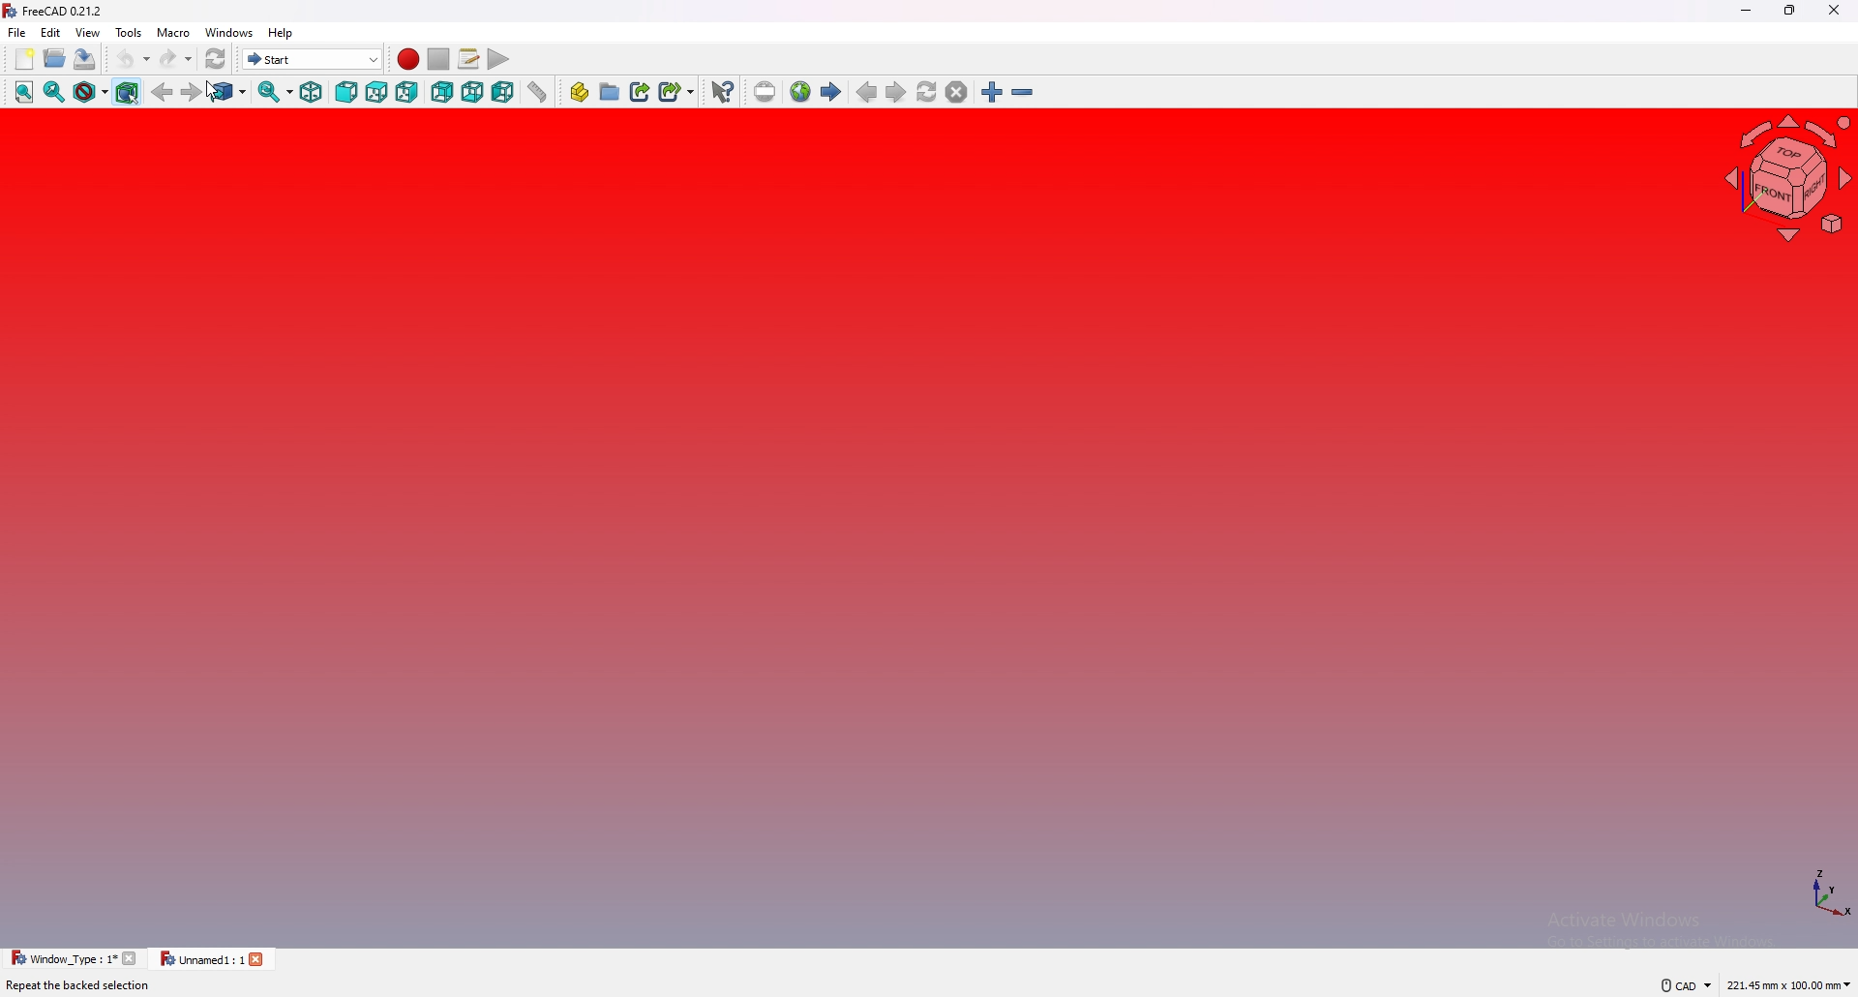 The image size is (1858, 997). Describe the element at coordinates (346, 91) in the screenshot. I see `front` at that location.